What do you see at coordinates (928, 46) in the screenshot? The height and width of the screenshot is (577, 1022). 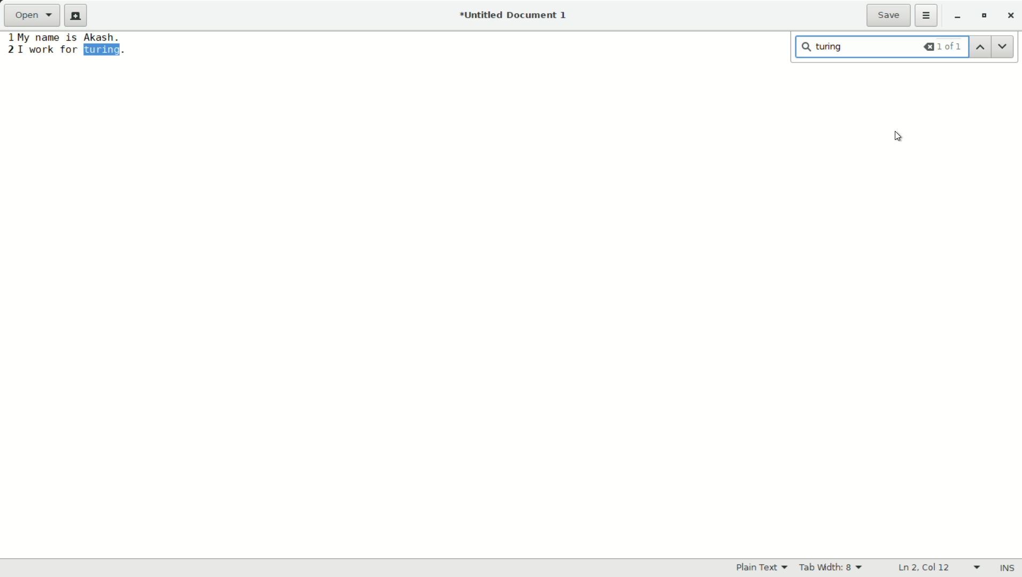 I see `backspace all` at bounding box center [928, 46].